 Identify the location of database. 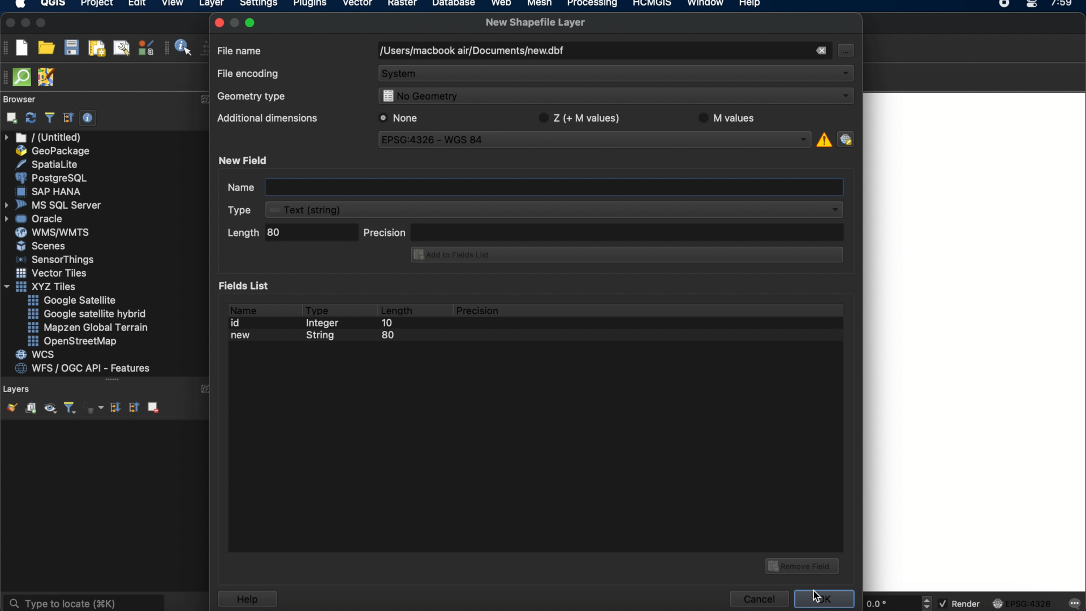
(453, 5).